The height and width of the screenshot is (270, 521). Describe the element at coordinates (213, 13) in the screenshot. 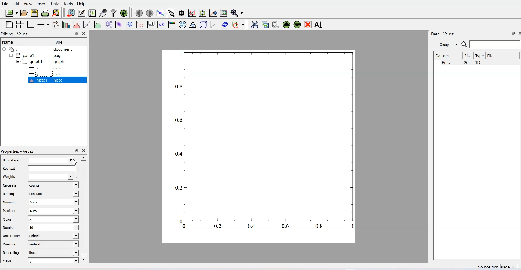

I see `Recenter graph axes` at that location.